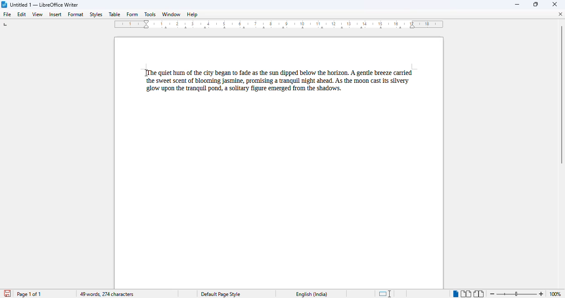 Image resolution: width=565 pixels, height=298 pixels. Describe the element at coordinates (311, 294) in the screenshot. I see `text language` at that location.